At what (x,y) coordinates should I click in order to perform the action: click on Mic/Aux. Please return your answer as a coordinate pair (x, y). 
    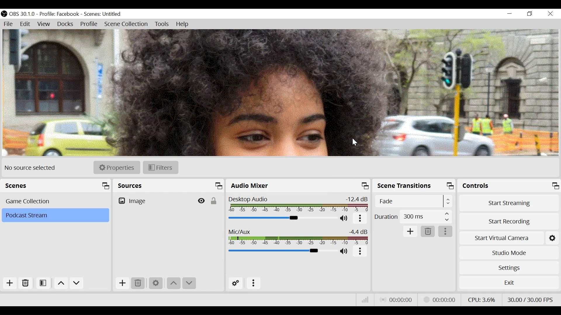
    Looking at the image, I should click on (298, 236).